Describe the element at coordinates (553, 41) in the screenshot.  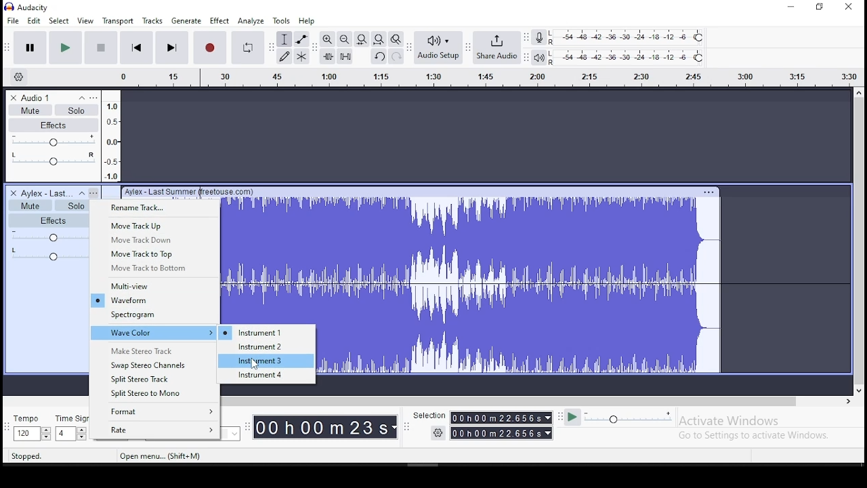
I see `R` at that location.